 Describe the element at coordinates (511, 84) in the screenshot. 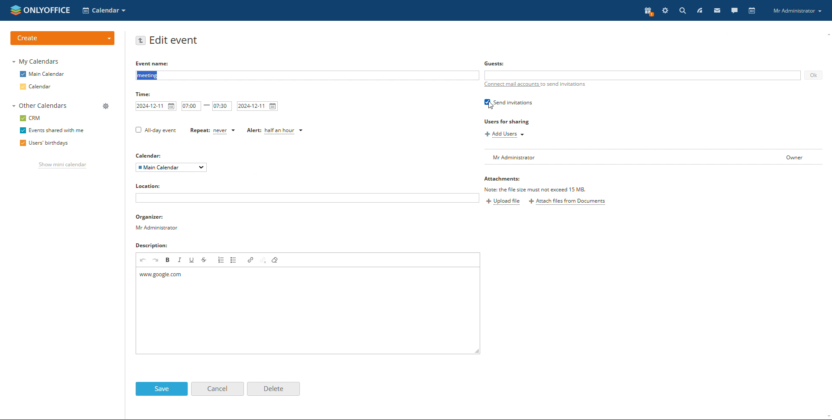

I see `connect mail accounts` at that location.